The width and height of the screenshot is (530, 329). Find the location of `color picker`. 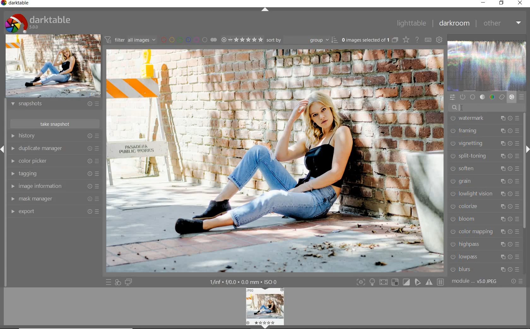

color picker is located at coordinates (56, 161).